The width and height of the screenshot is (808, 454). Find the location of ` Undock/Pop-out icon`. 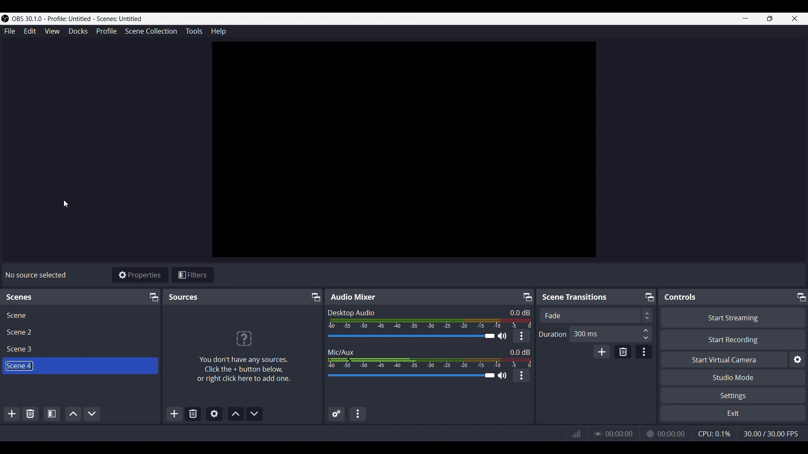

 Undock/Pop-out icon is located at coordinates (800, 296).